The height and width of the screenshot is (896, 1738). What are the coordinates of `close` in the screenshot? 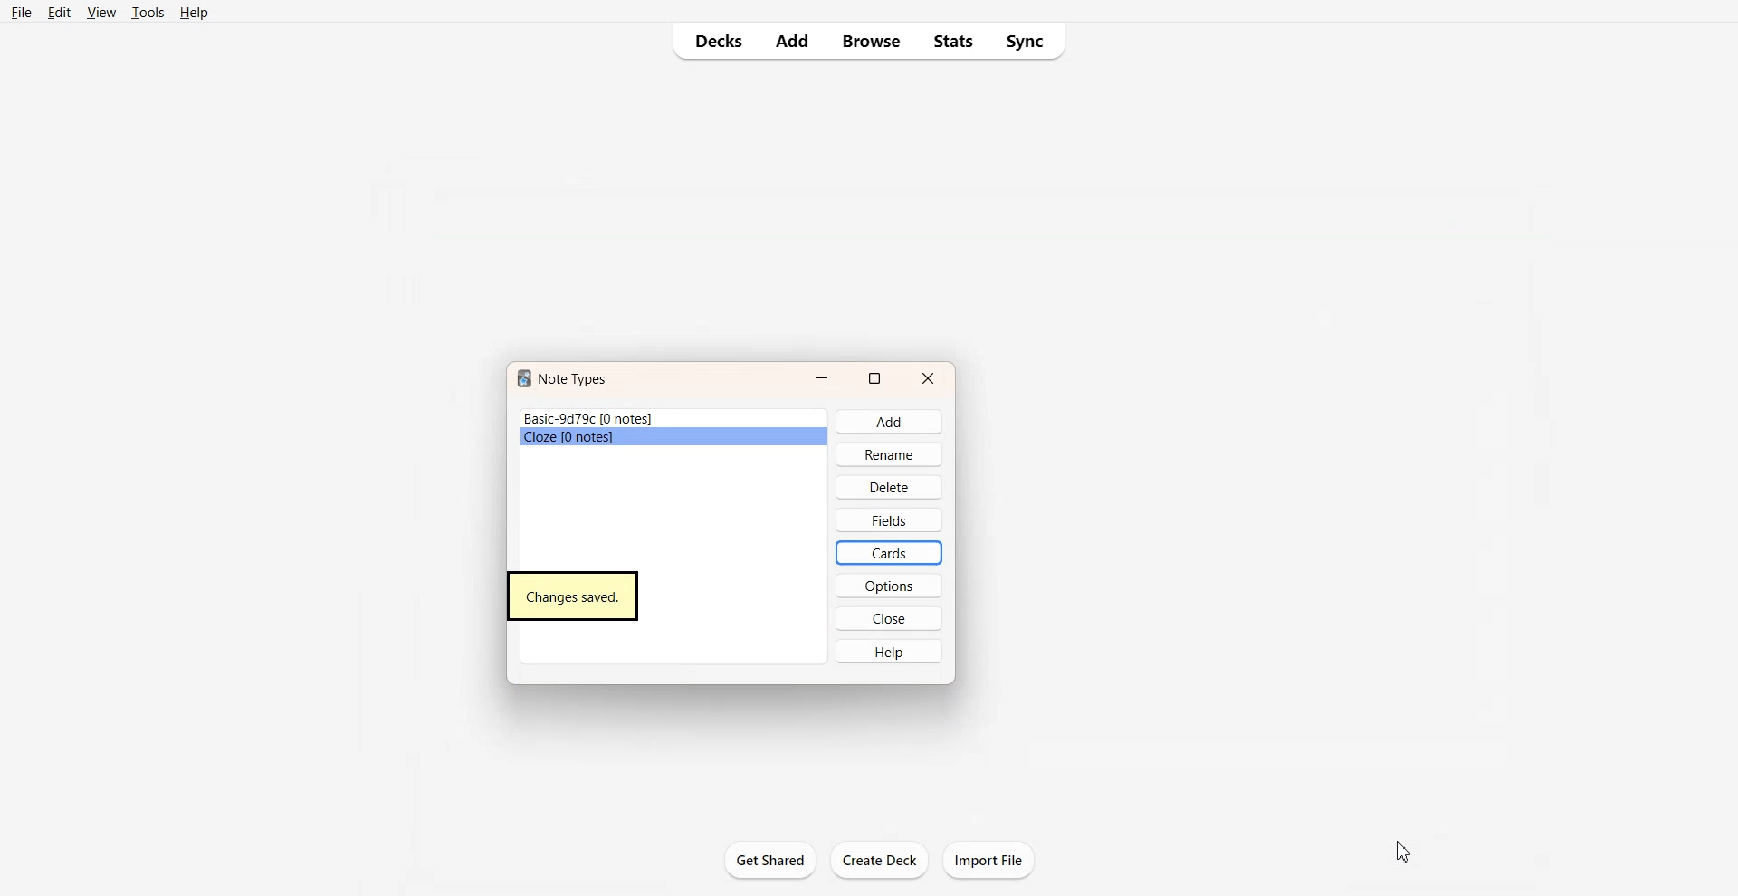 It's located at (893, 617).